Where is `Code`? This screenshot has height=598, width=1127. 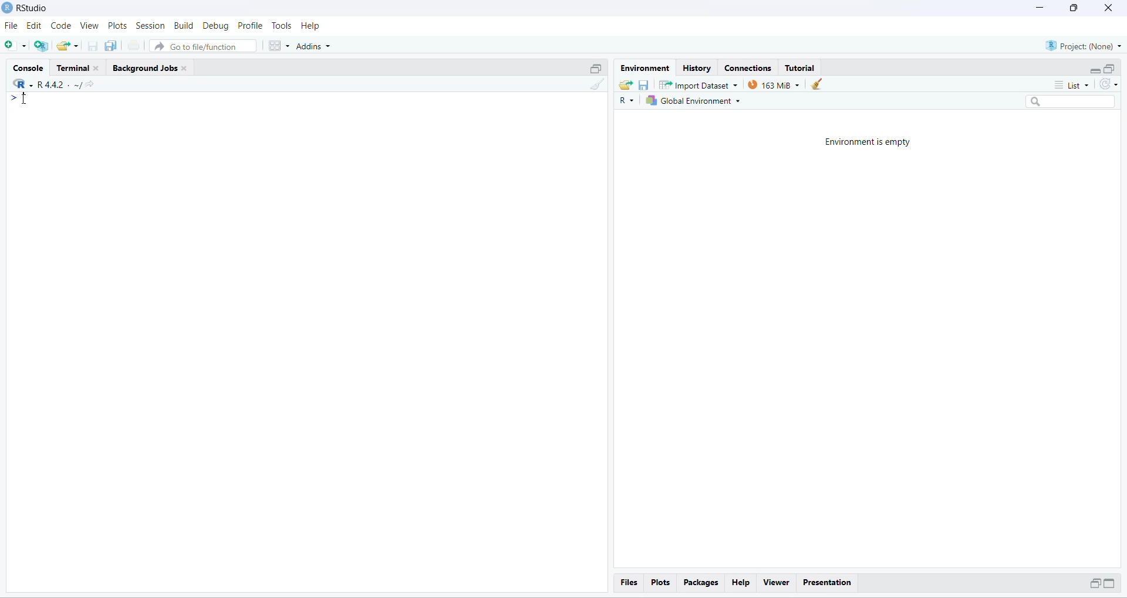
Code is located at coordinates (60, 26).